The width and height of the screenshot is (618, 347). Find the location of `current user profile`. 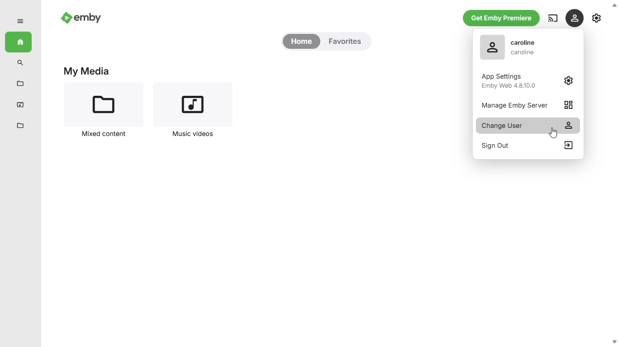

current user profile is located at coordinates (511, 47).